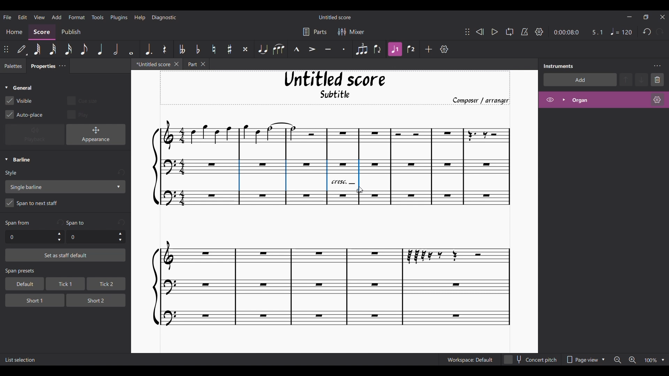  What do you see at coordinates (196, 65) in the screenshot?
I see `Earlier tab` at bounding box center [196, 65].